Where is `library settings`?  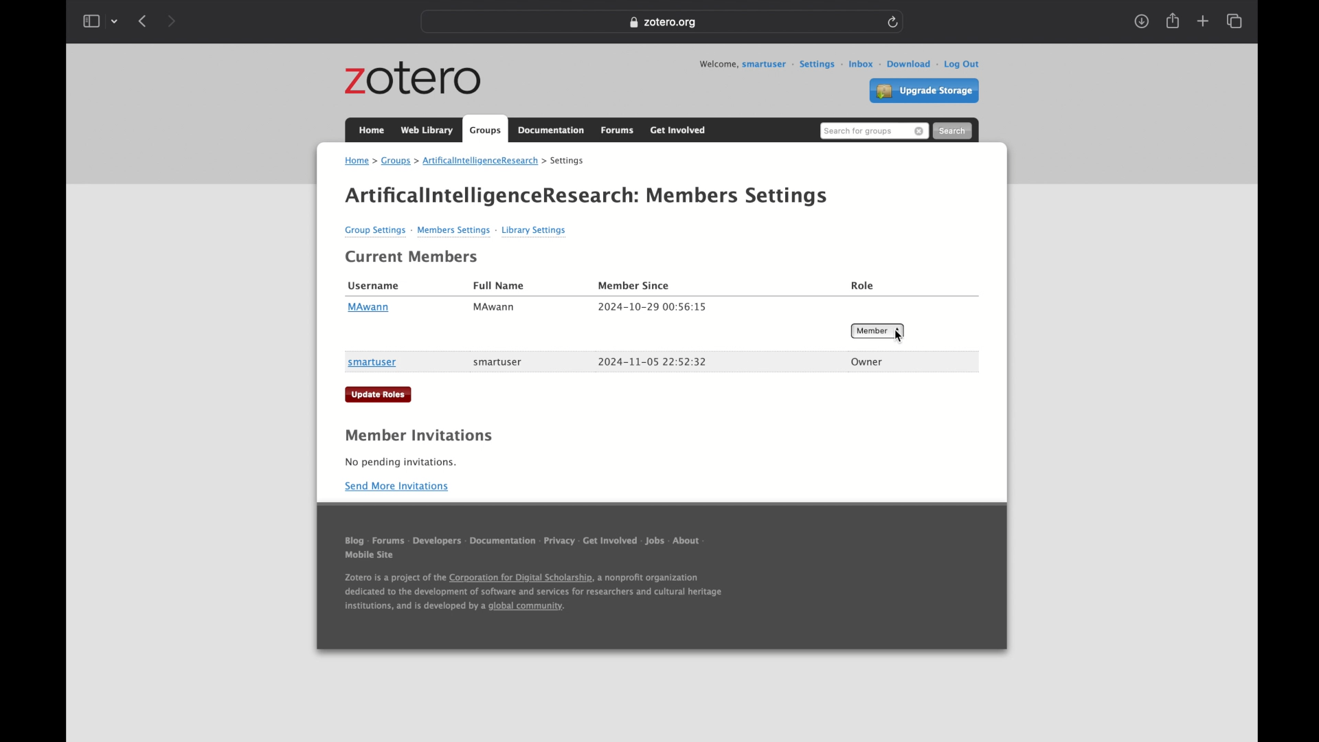 library settings is located at coordinates (534, 231).